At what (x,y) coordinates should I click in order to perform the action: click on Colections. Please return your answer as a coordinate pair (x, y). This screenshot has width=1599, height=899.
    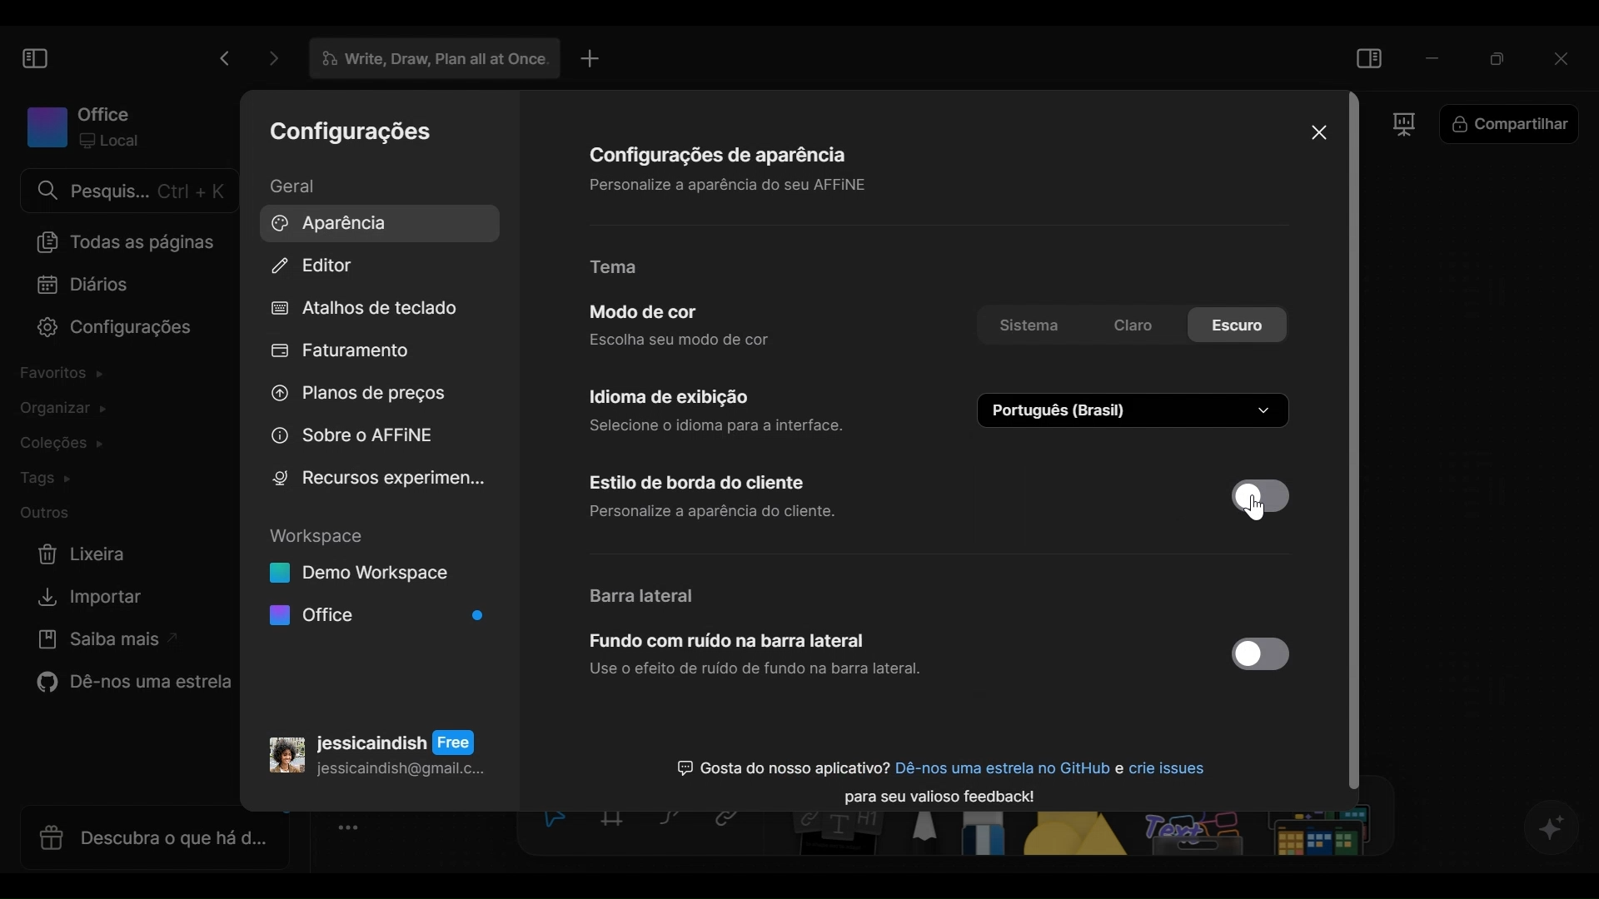
    Looking at the image, I should click on (72, 444).